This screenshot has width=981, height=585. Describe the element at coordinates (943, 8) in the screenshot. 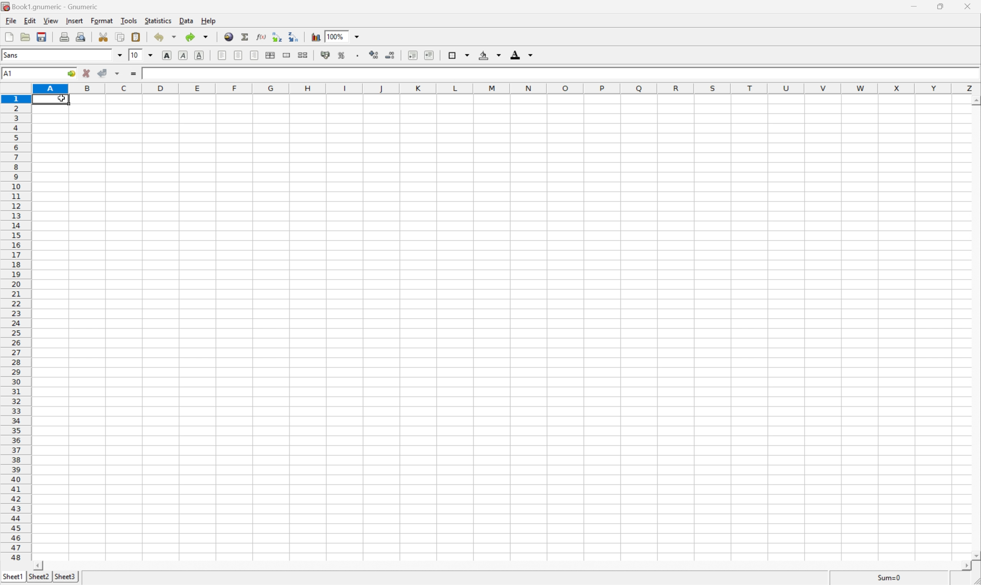

I see `restore down` at that location.